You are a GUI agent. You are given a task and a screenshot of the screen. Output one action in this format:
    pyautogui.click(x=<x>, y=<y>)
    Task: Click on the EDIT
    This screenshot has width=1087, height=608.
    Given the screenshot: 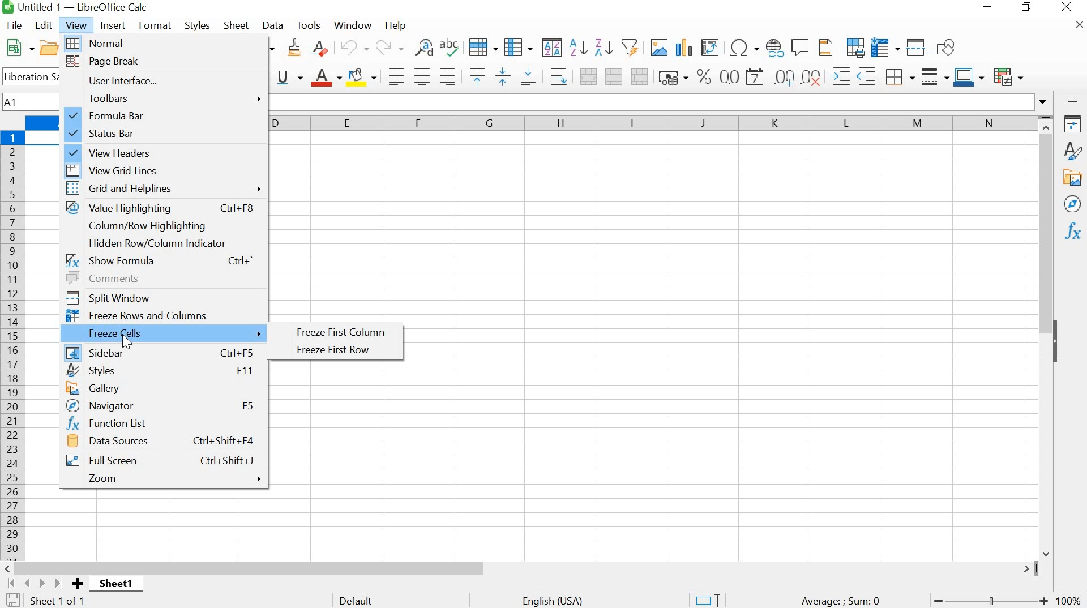 What is the action you would take?
    pyautogui.click(x=45, y=25)
    